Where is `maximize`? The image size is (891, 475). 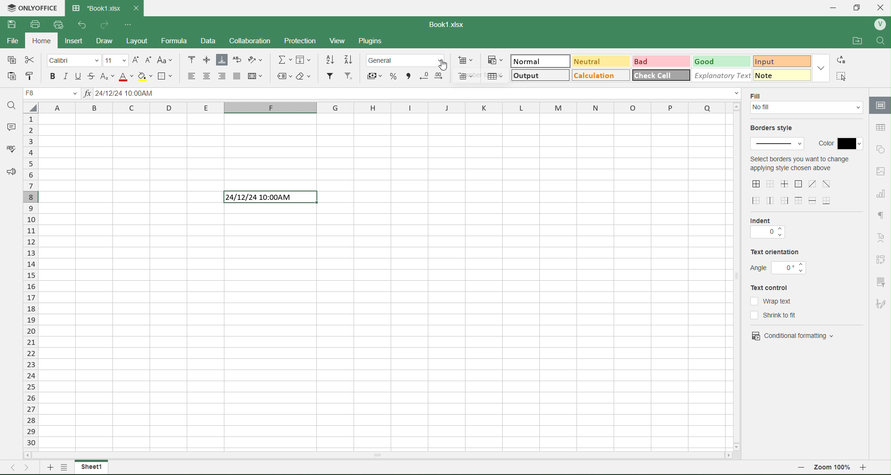 maximize is located at coordinates (860, 7).